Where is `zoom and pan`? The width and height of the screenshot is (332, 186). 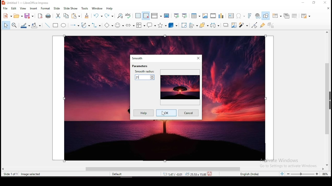 zoom and pan is located at coordinates (14, 25).